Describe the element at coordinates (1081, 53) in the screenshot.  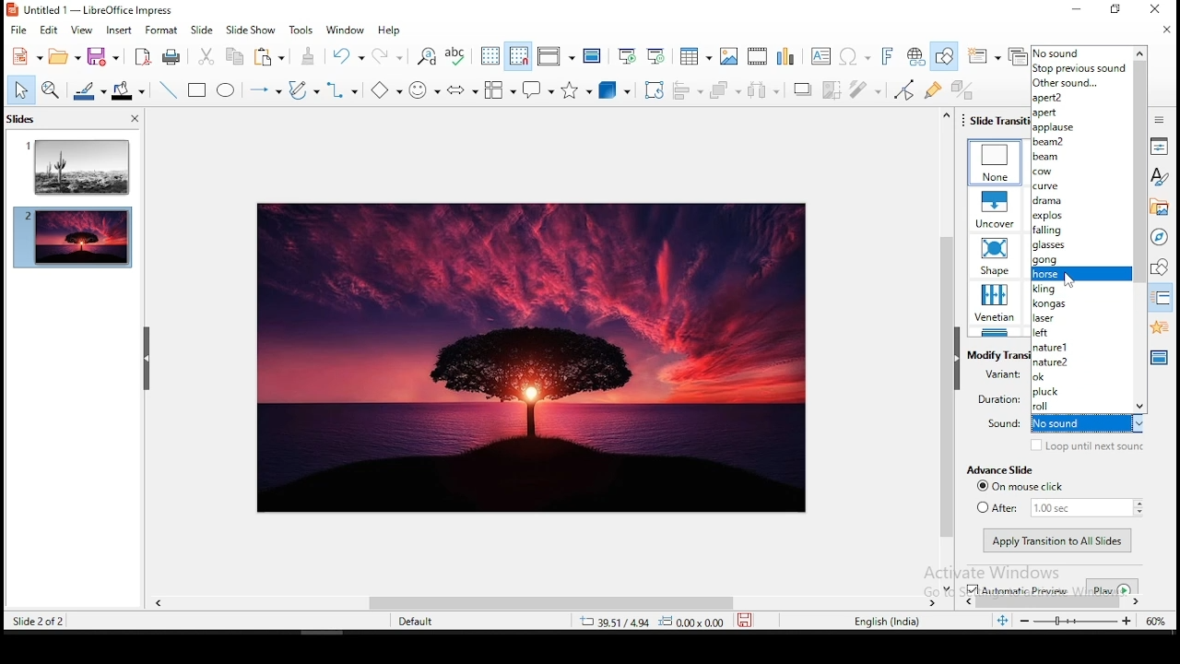
I see `no sound` at that location.